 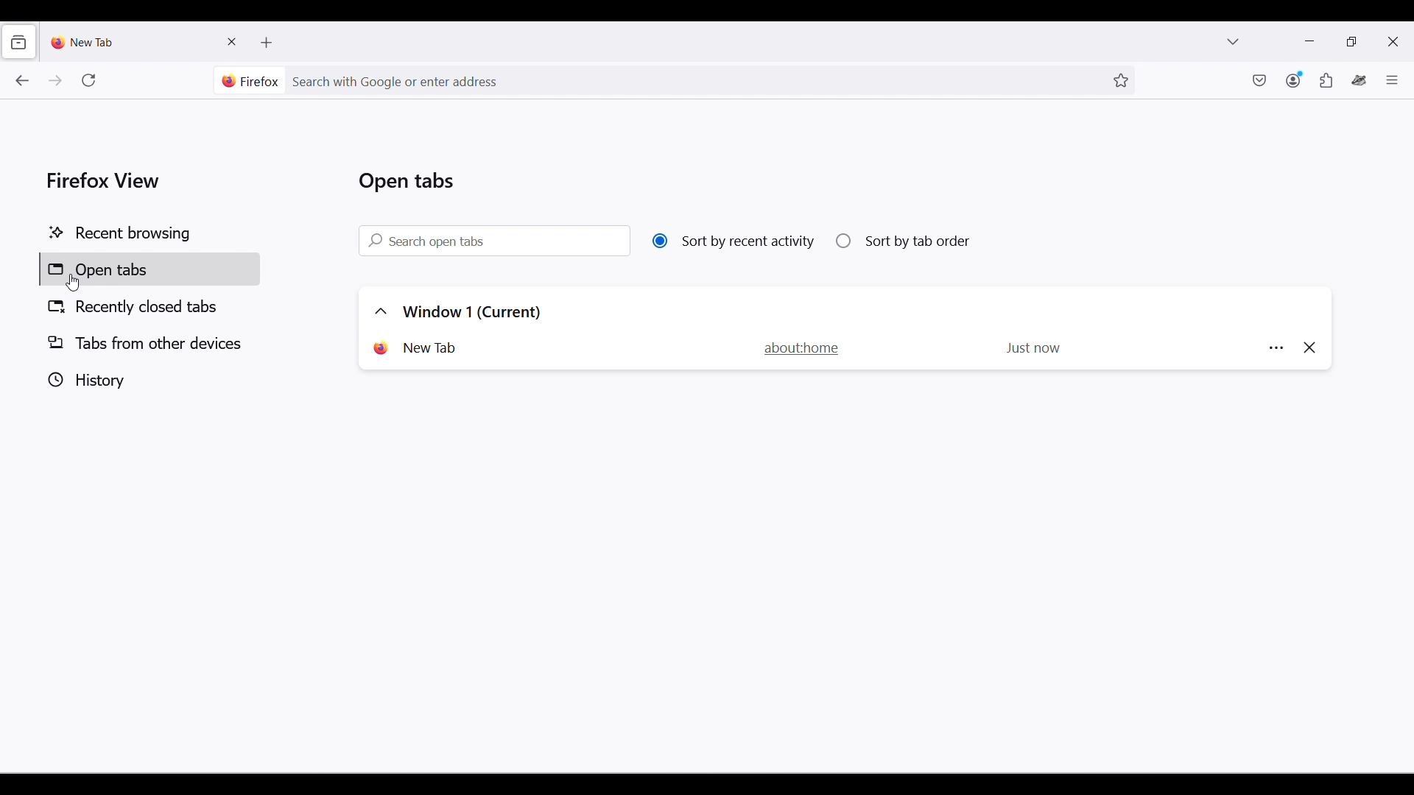 What do you see at coordinates (809, 348) in the screenshot?
I see `about:home` at bounding box center [809, 348].